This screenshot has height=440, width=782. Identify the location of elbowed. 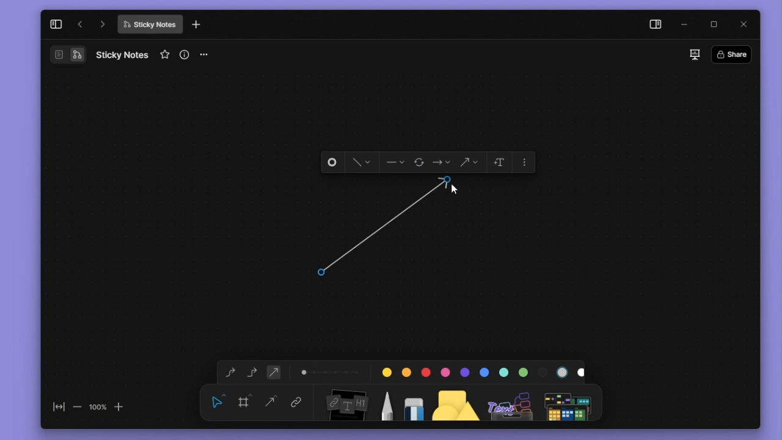
(252, 371).